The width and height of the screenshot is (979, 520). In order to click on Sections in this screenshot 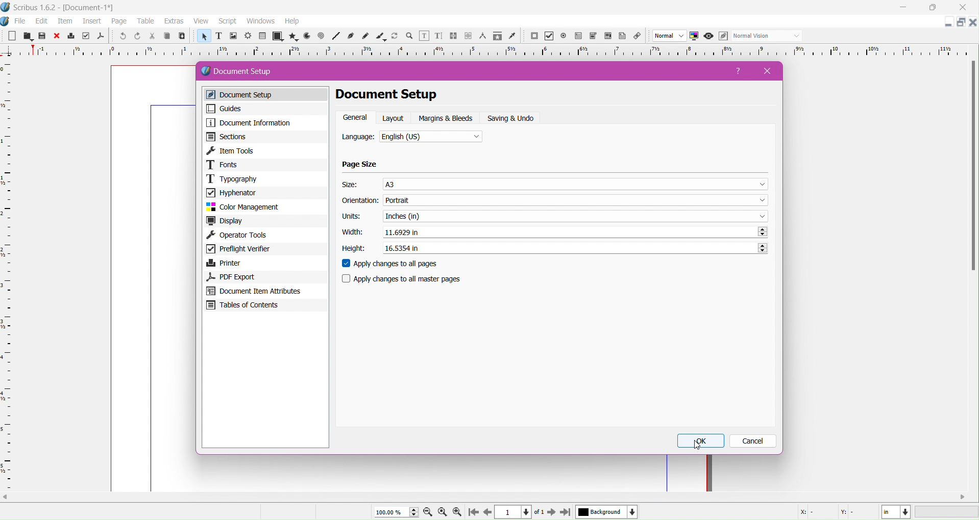, I will do `click(265, 137)`.